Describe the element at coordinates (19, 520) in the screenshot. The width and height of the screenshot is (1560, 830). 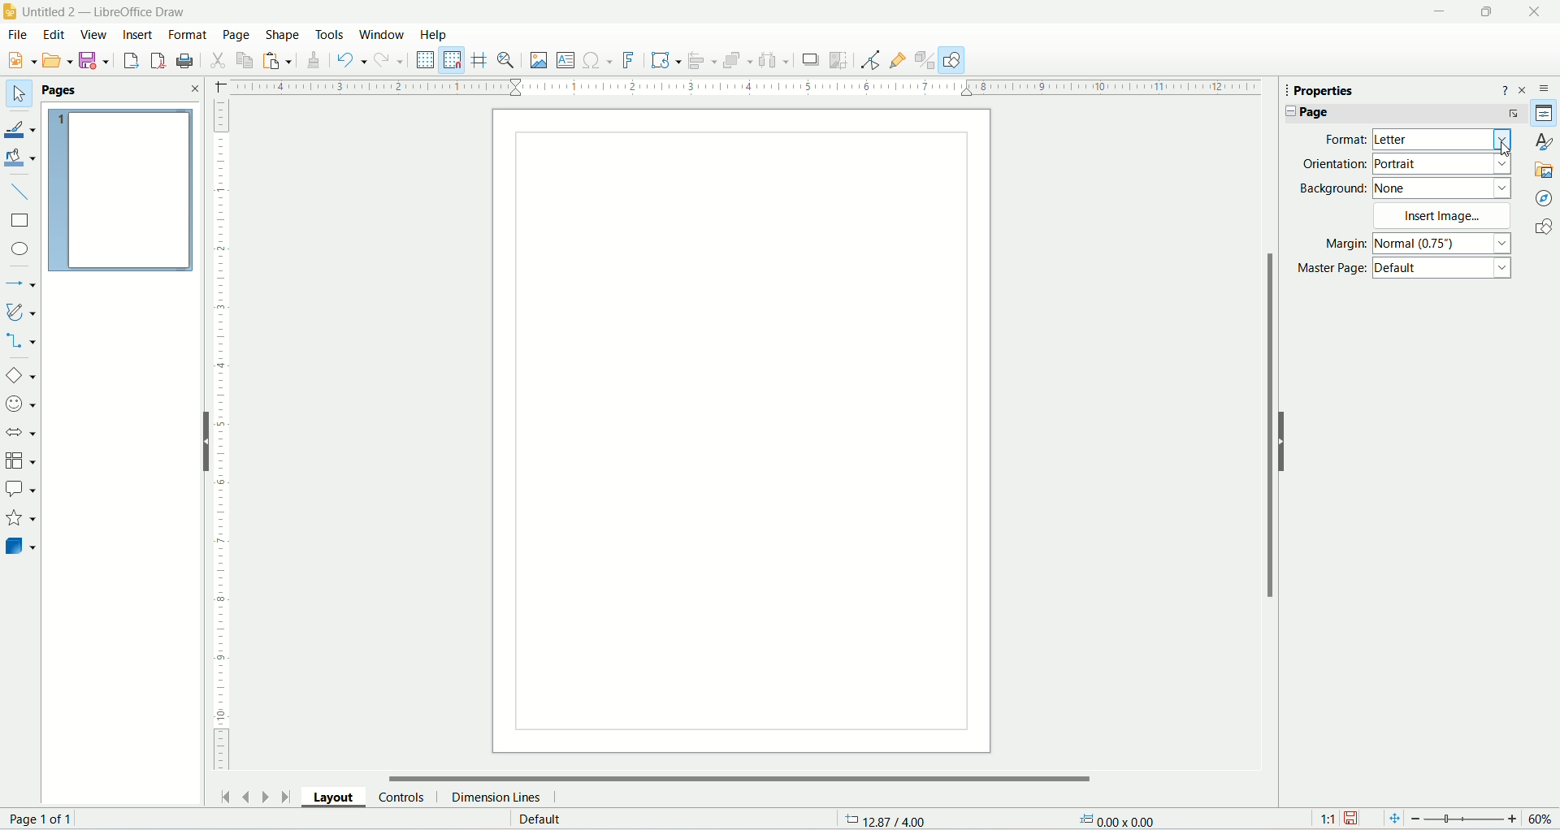
I see `starts and banners` at that location.